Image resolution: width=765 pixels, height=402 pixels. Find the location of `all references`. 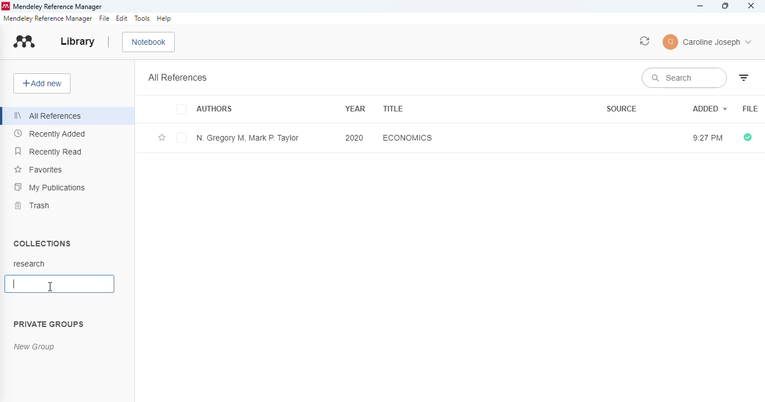

all references is located at coordinates (178, 77).